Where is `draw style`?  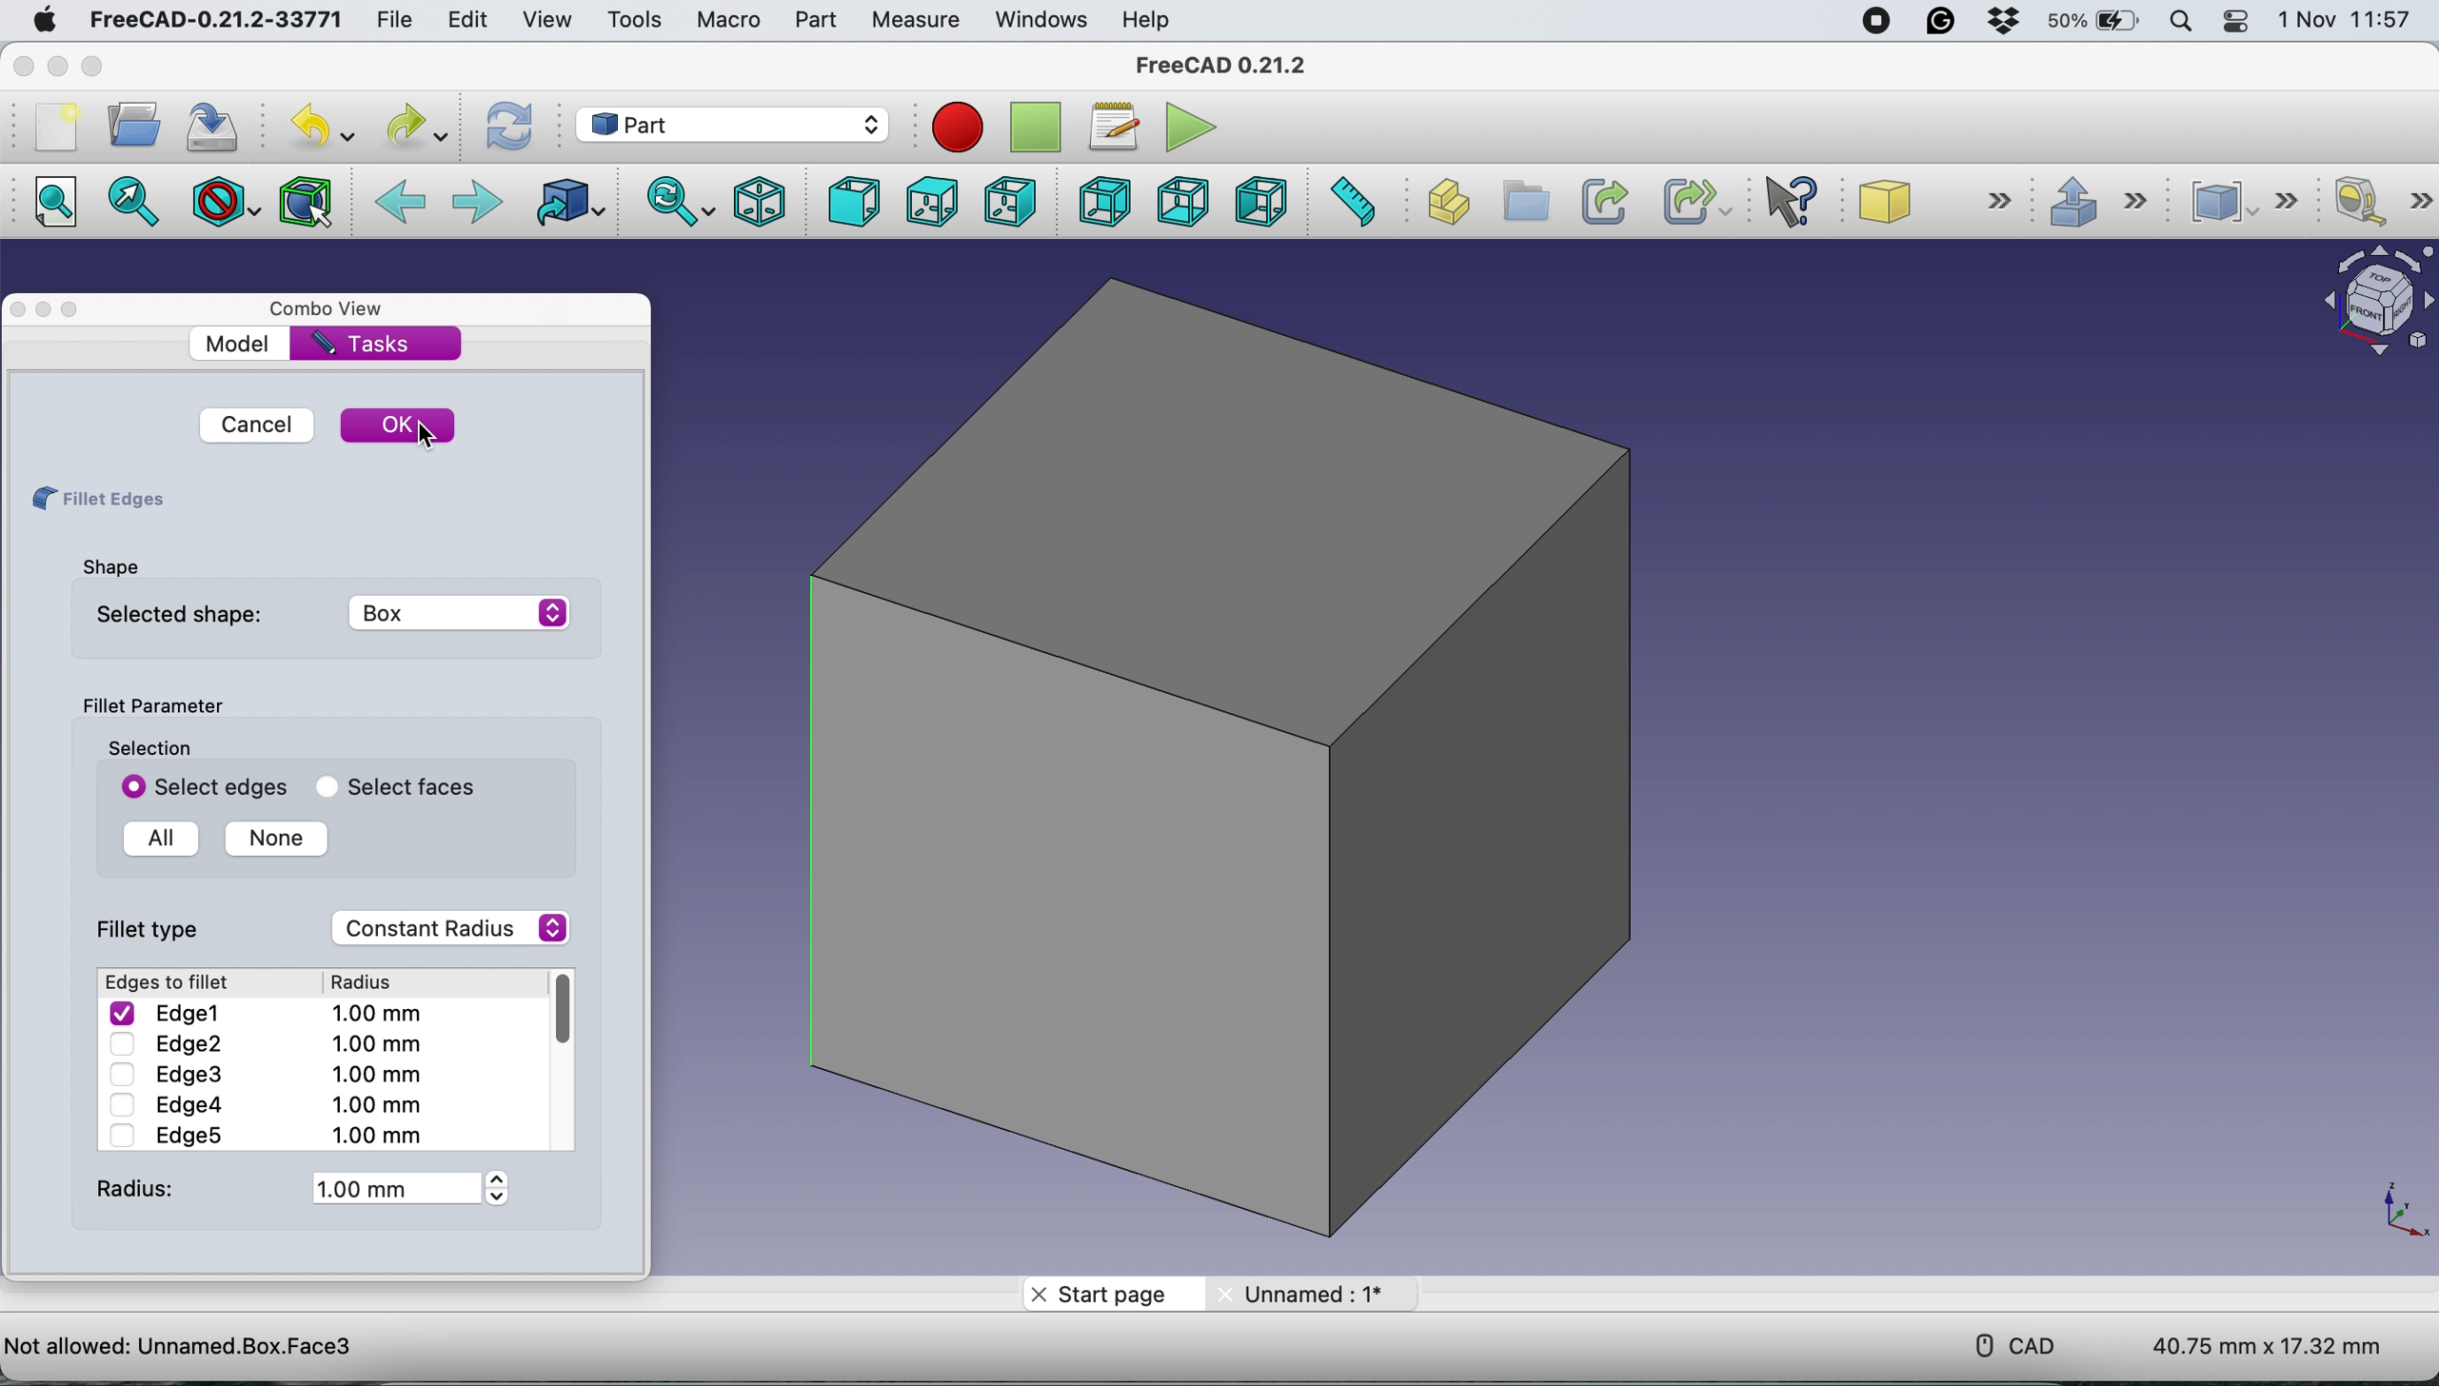
draw style is located at coordinates (227, 206).